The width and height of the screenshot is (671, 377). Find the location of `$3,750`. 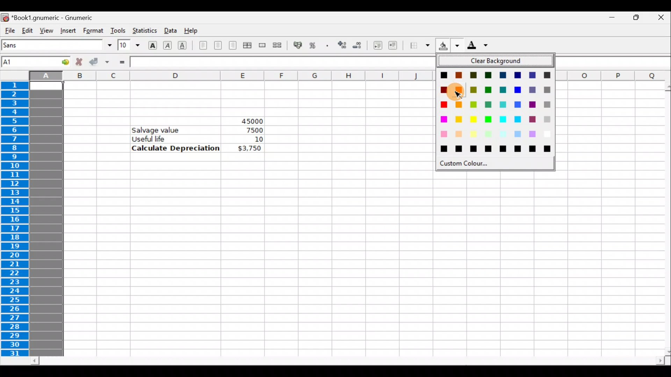

$3,750 is located at coordinates (249, 149).